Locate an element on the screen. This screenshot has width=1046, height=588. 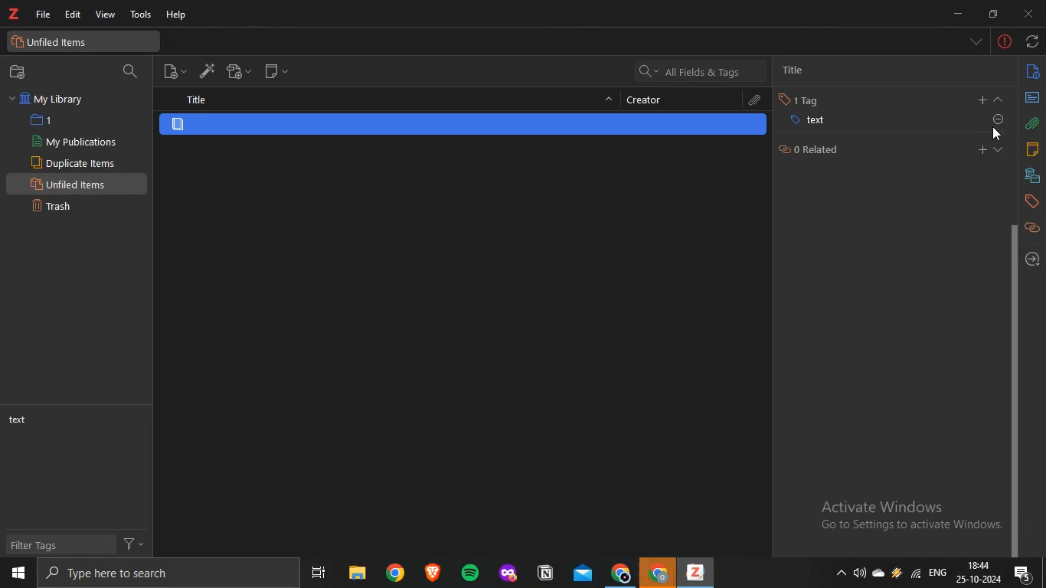
search is located at coordinates (162, 573).